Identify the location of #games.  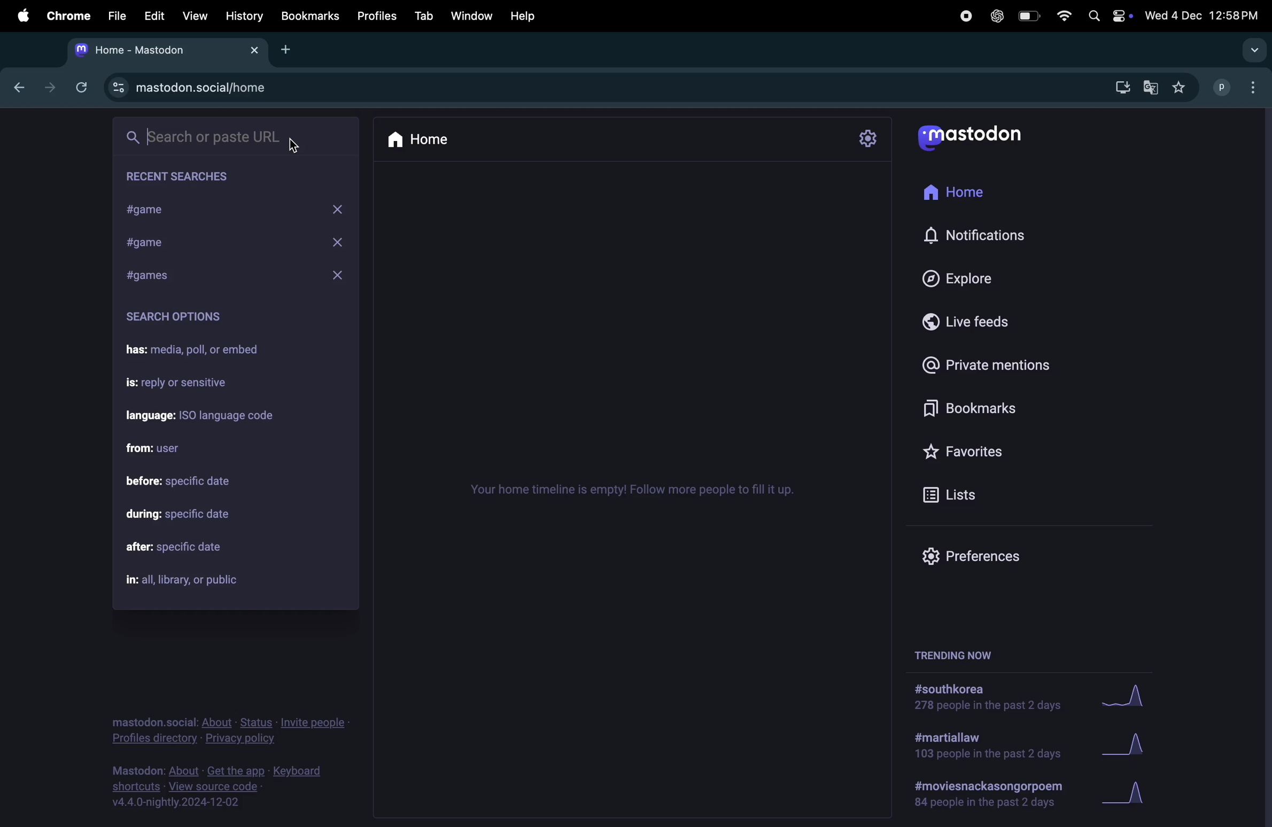
(168, 274).